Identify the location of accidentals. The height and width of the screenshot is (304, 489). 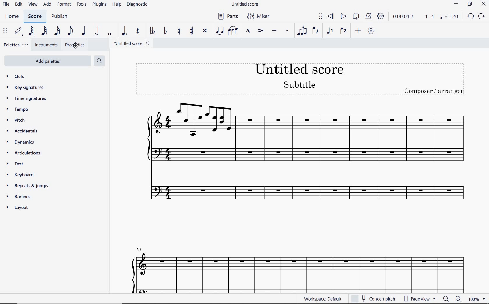
(22, 131).